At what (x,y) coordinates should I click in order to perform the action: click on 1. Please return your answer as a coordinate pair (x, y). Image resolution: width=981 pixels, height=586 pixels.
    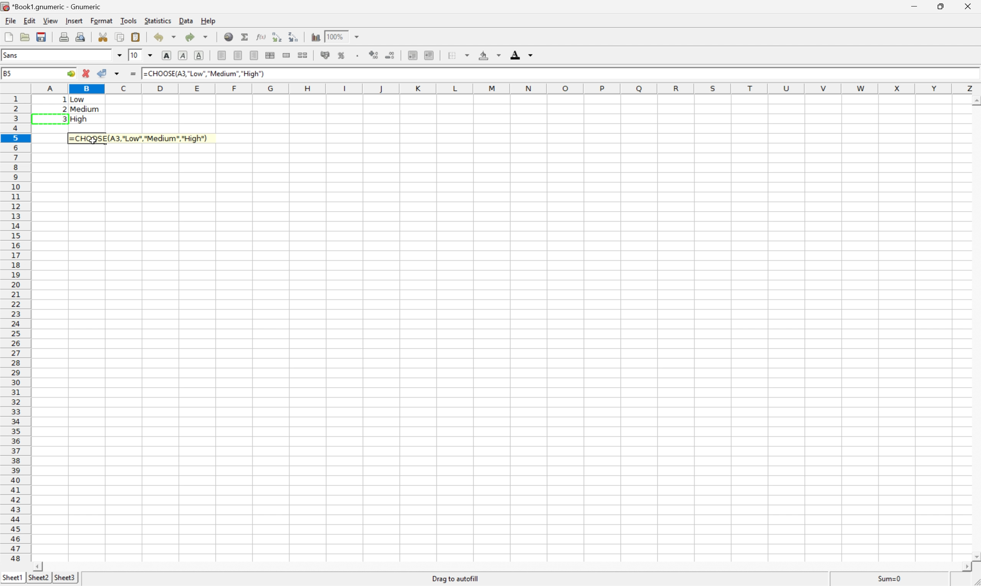
    Looking at the image, I should click on (66, 100).